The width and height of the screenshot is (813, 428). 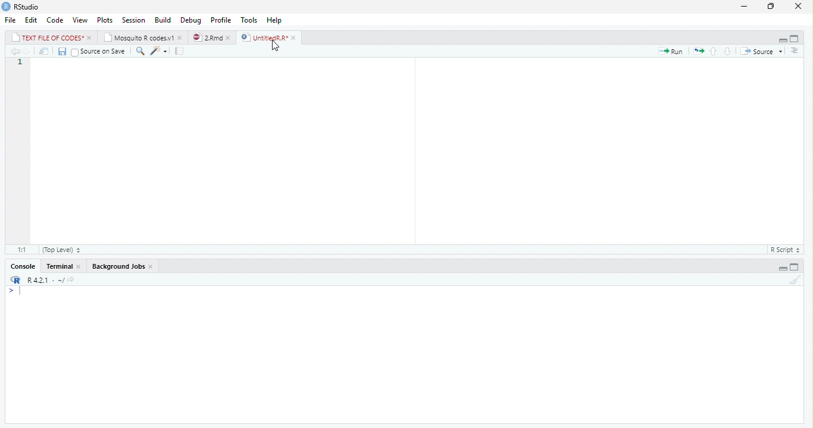 I want to click on Line number, so click(x=21, y=150).